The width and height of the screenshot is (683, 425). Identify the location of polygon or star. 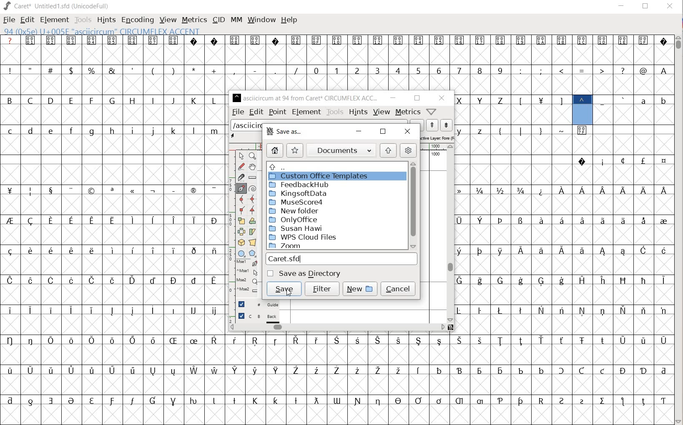
(252, 253).